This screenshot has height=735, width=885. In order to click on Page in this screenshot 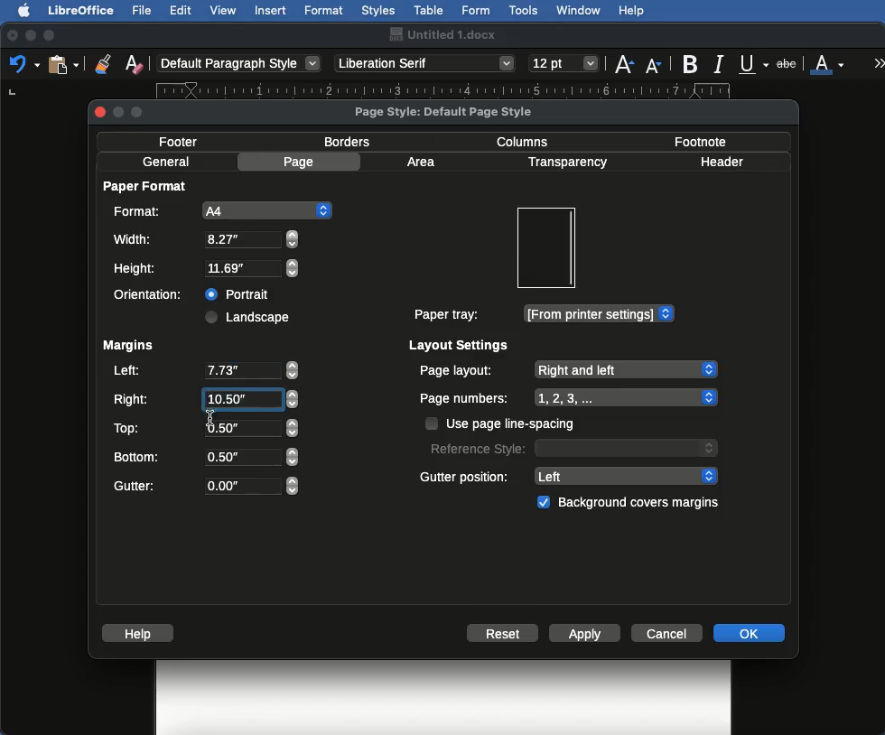, I will do `click(302, 162)`.